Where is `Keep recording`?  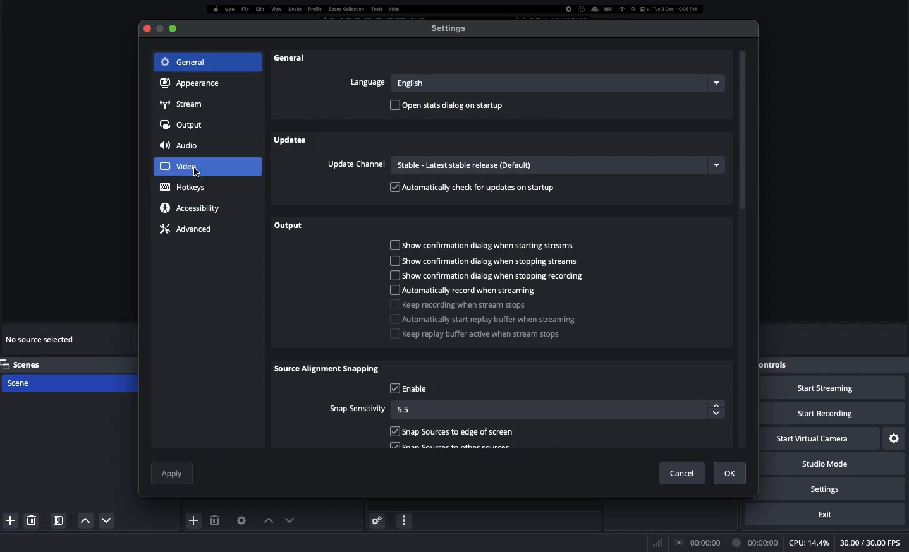 Keep recording is located at coordinates (459, 305).